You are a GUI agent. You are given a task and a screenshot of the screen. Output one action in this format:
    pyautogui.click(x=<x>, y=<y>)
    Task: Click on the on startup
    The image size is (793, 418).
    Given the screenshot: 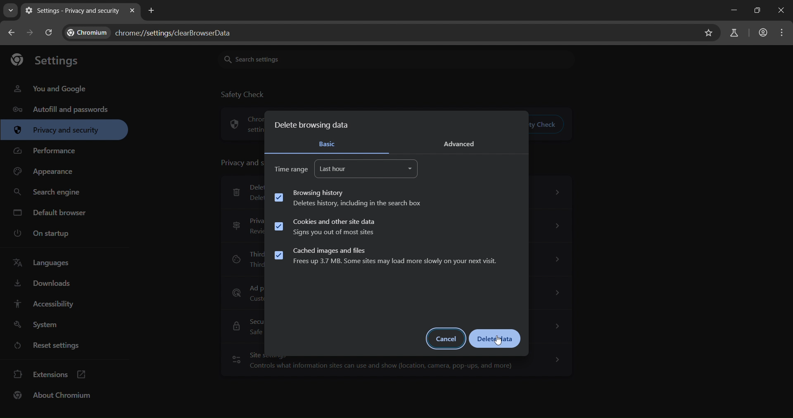 What is the action you would take?
    pyautogui.click(x=44, y=233)
    